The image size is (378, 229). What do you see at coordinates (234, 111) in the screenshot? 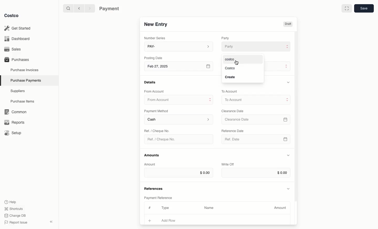
I see `Clearance Date` at bounding box center [234, 111].